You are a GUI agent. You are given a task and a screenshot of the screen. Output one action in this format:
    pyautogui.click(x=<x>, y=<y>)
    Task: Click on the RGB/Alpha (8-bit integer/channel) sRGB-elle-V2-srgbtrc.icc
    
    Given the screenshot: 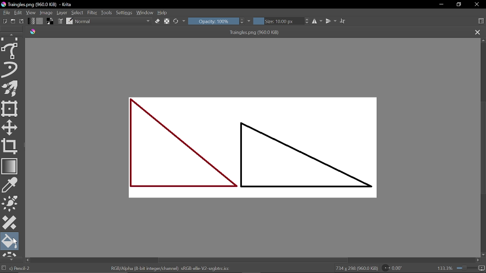 What is the action you would take?
    pyautogui.click(x=169, y=269)
    